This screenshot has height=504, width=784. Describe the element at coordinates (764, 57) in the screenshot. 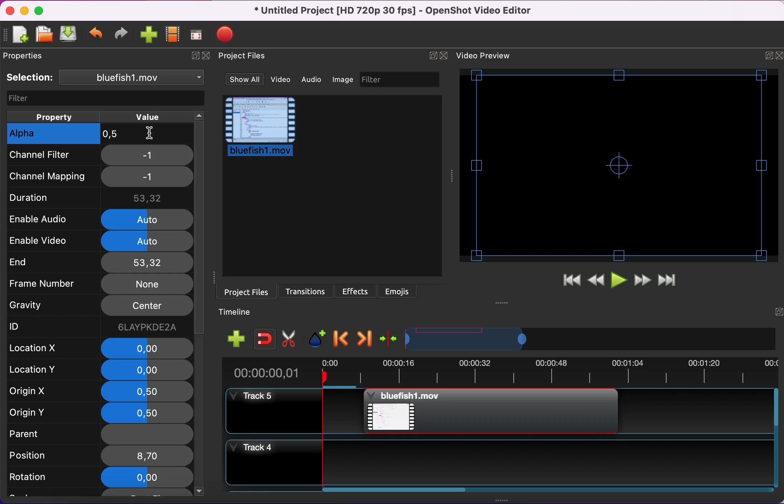

I see `expand/hide` at that location.